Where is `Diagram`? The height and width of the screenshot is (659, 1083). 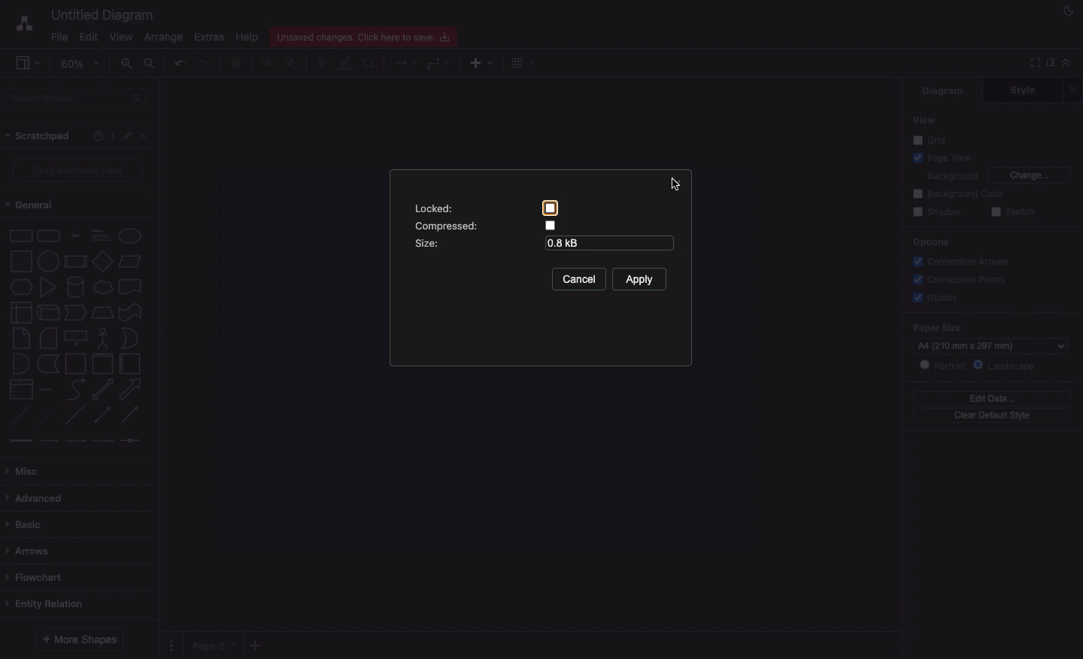
Diagram is located at coordinates (944, 91).